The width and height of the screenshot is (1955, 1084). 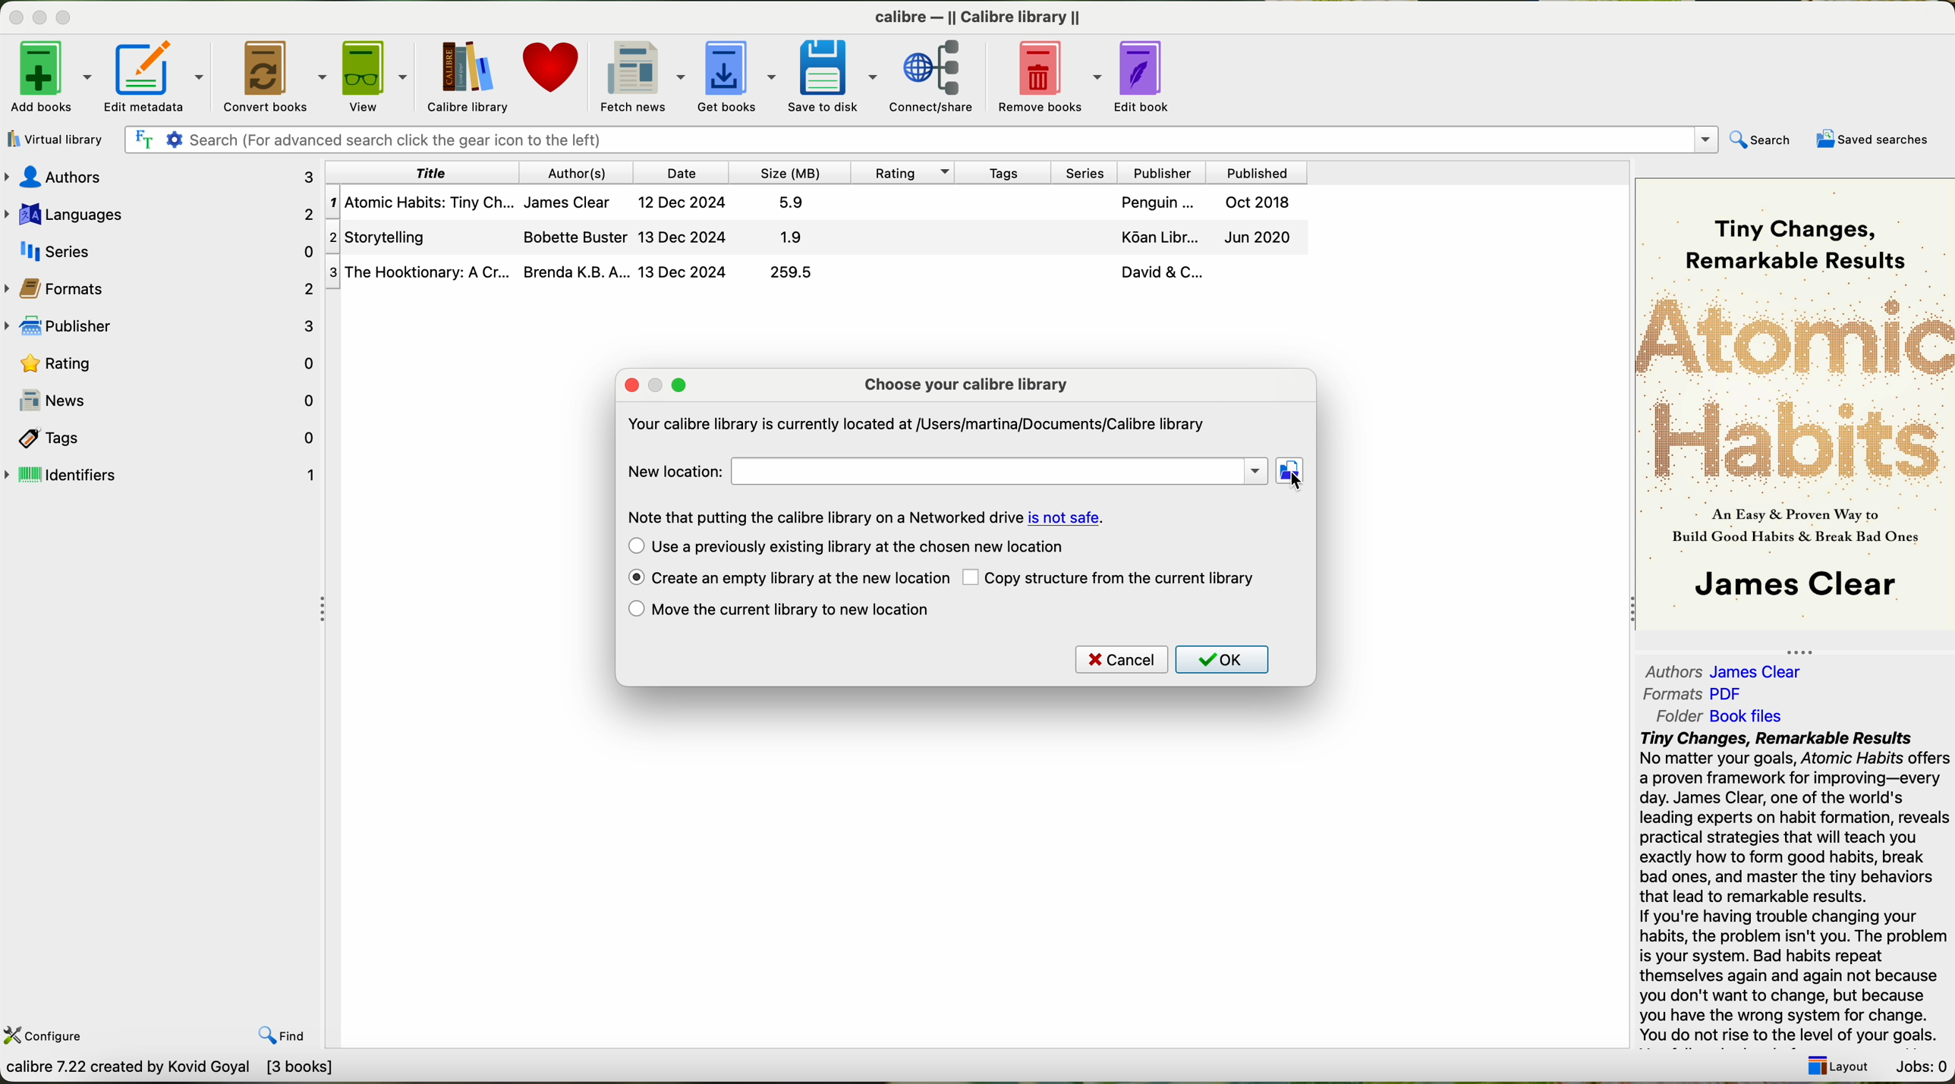 I want to click on languages, so click(x=160, y=212).